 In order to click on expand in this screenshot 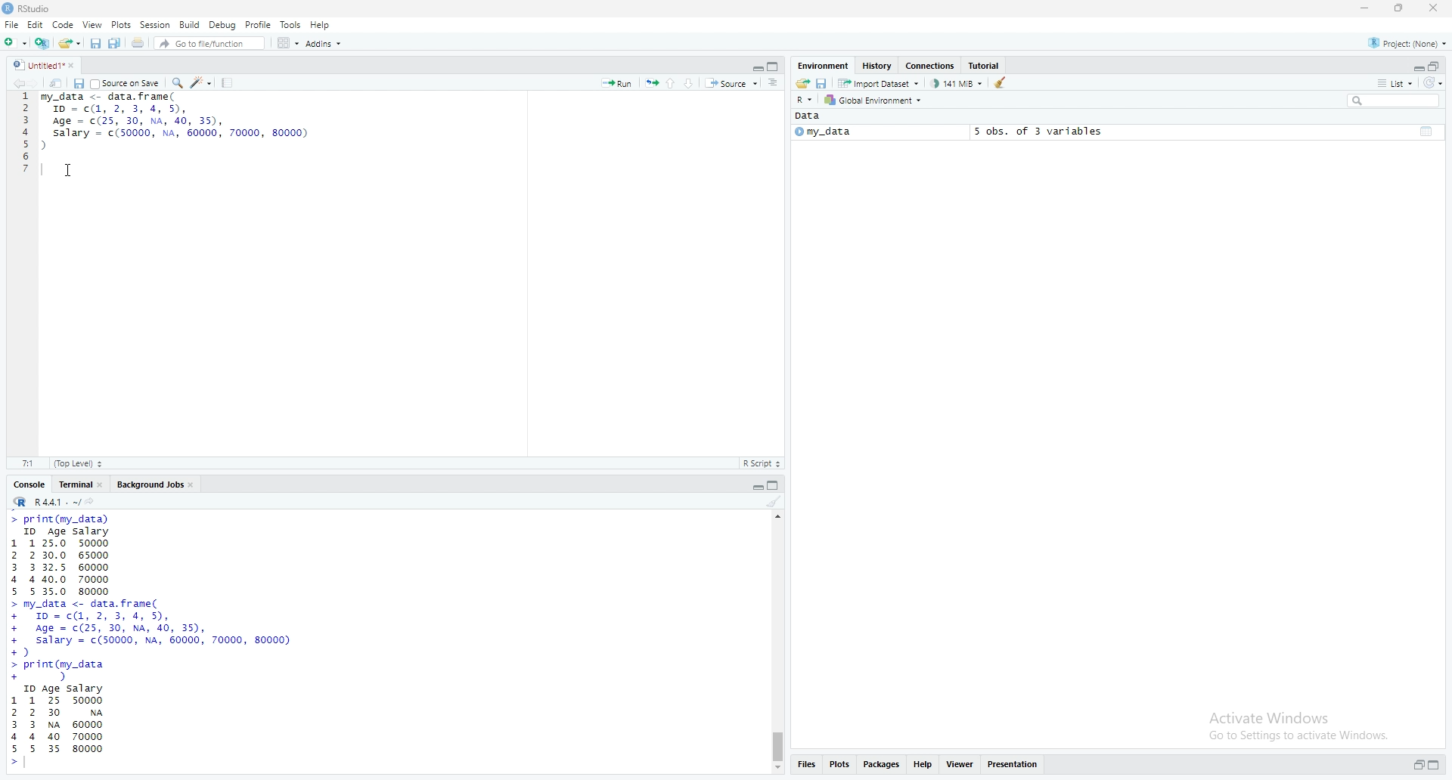, I will do `click(1417, 766)`.